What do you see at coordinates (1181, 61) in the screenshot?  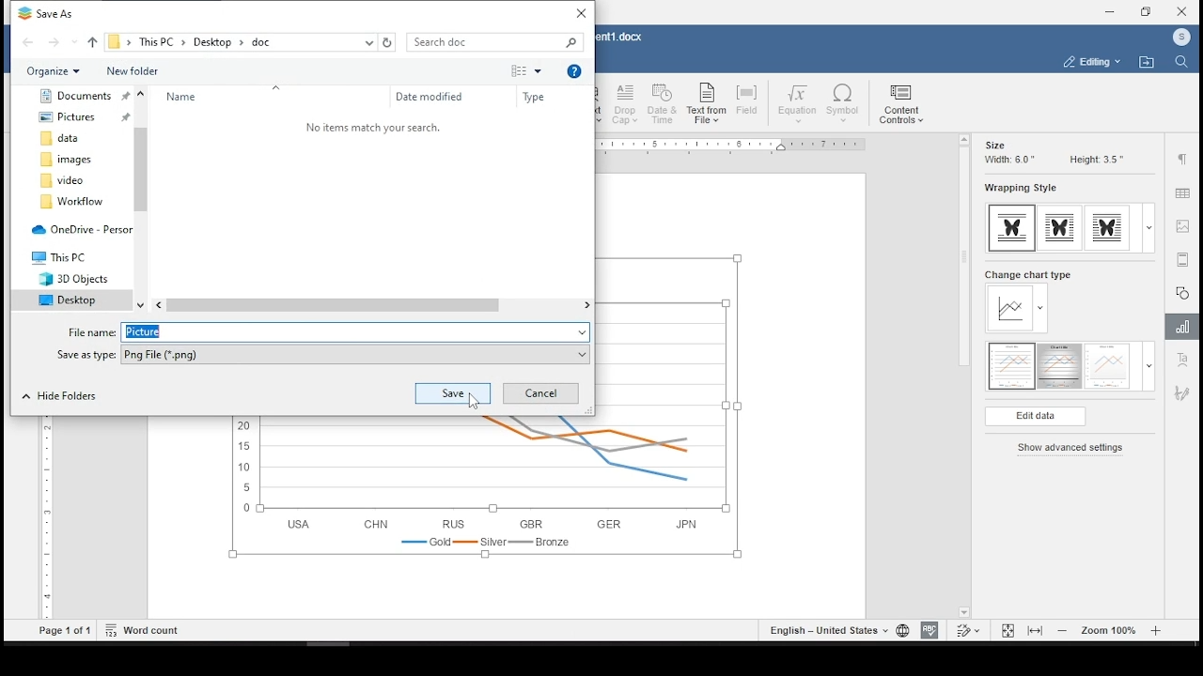 I see `find` at bounding box center [1181, 61].